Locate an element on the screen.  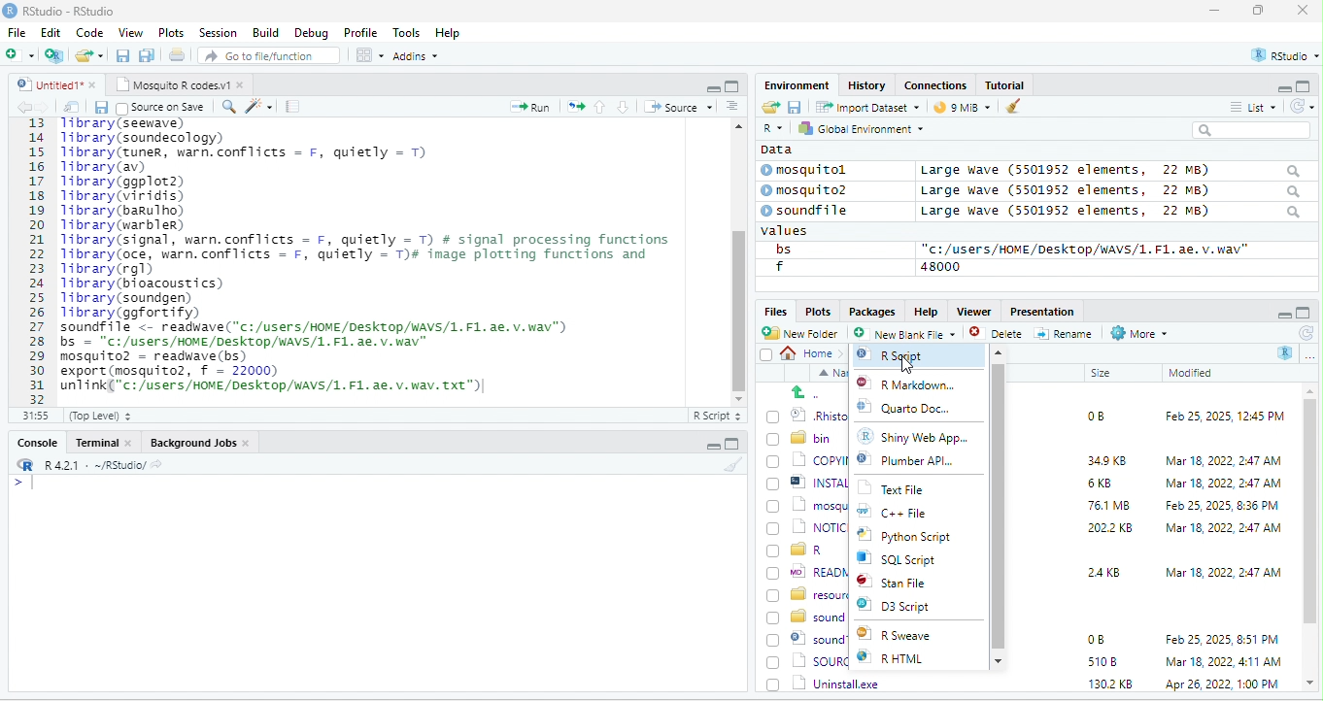
new project is located at coordinates (55, 55).